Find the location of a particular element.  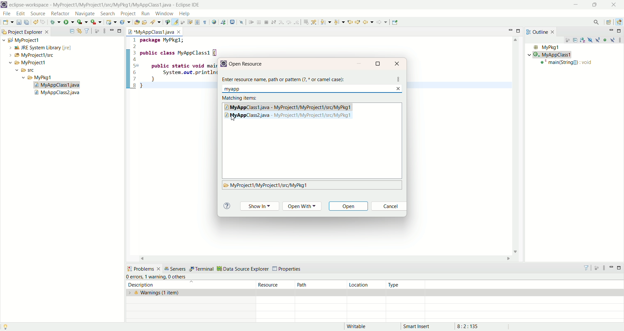

back is located at coordinates (368, 22).